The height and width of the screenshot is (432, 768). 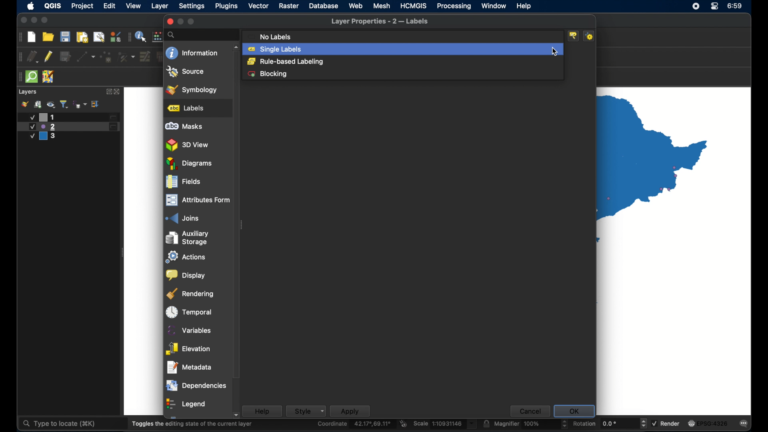 What do you see at coordinates (324, 6) in the screenshot?
I see `database` at bounding box center [324, 6].